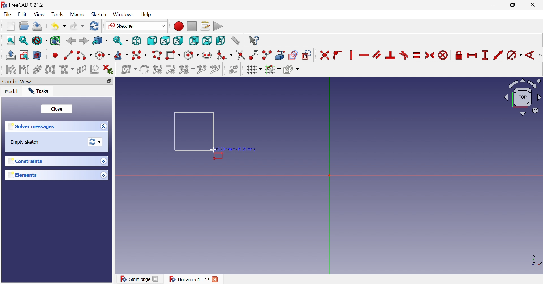  Describe the element at coordinates (514, 55) in the screenshot. I see `Constrain arc or angle` at that location.